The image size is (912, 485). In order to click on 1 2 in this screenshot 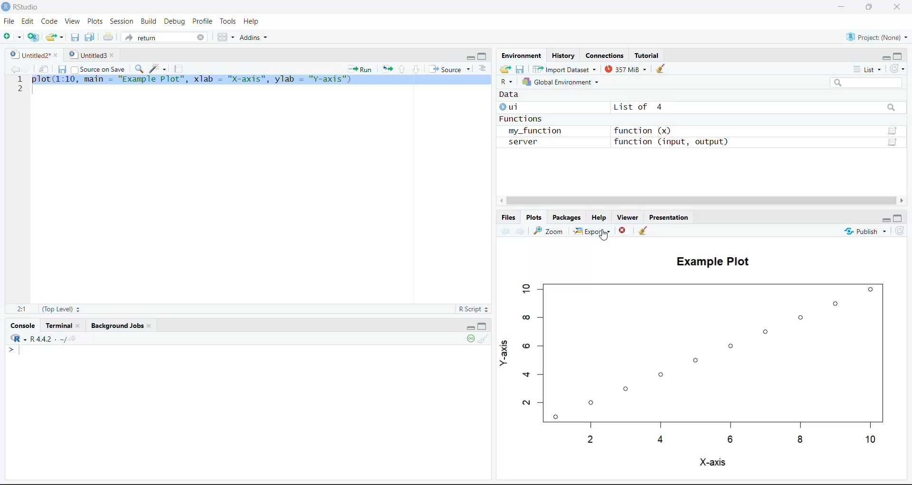, I will do `click(20, 85)`.